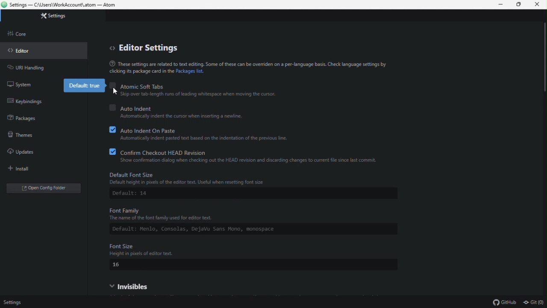 This screenshot has height=308, width=547. What do you see at coordinates (146, 86) in the screenshot?
I see `Atomic Soft Tabs` at bounding box center [146, 86].